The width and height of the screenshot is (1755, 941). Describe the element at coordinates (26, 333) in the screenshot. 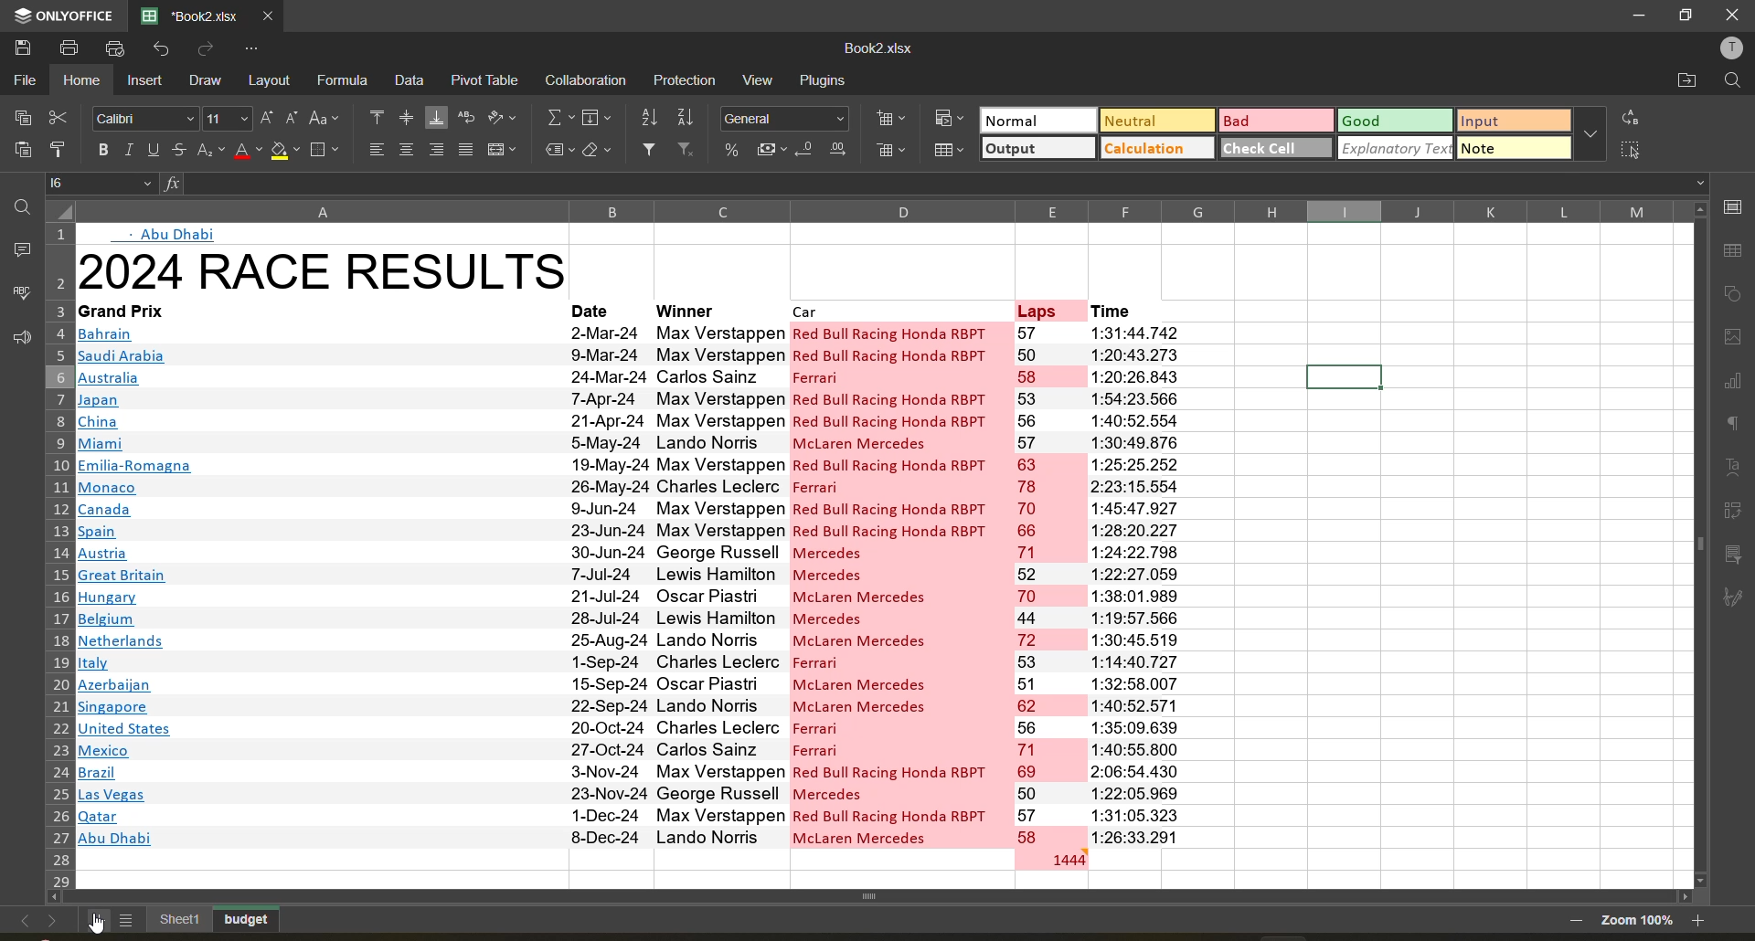

I see `feedback` at that location.